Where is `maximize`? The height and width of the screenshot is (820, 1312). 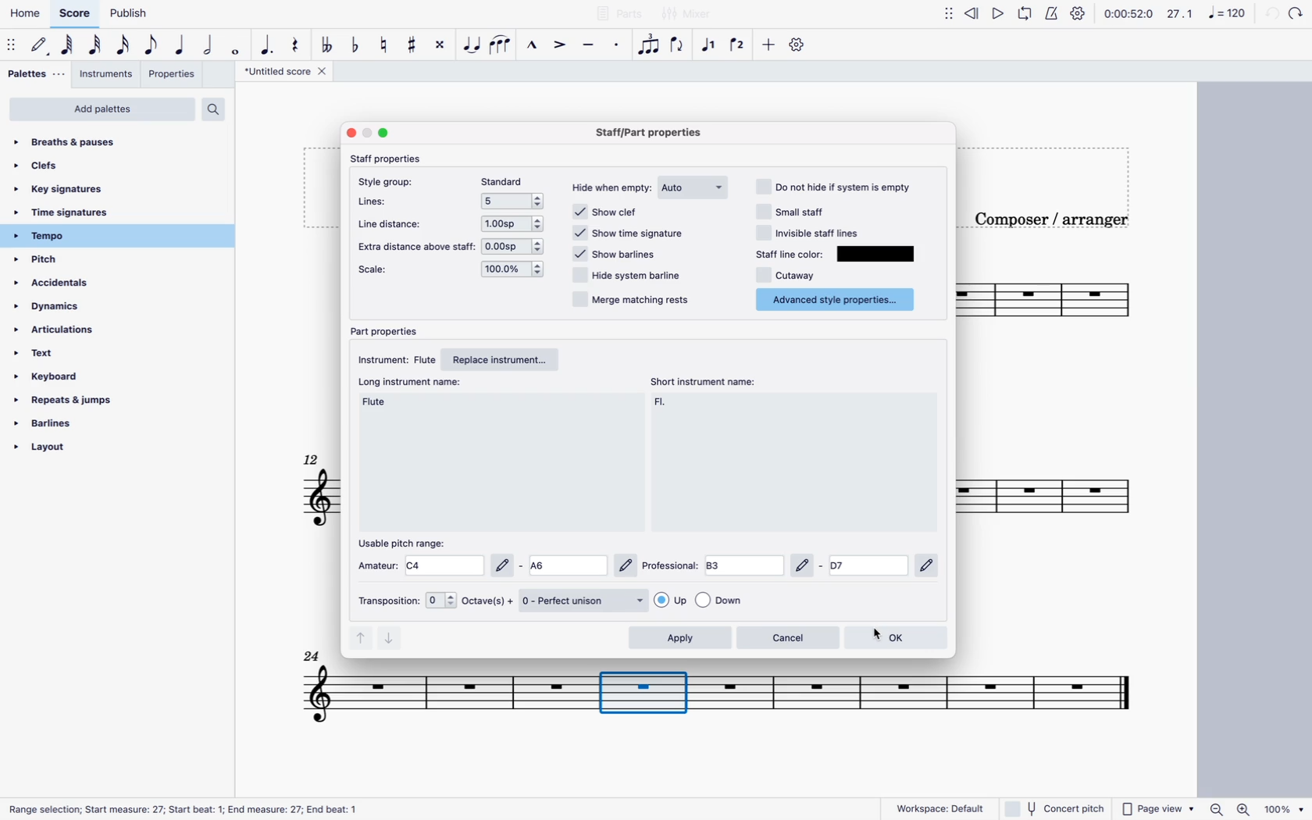 maximize is located at coordinates (384, 133).